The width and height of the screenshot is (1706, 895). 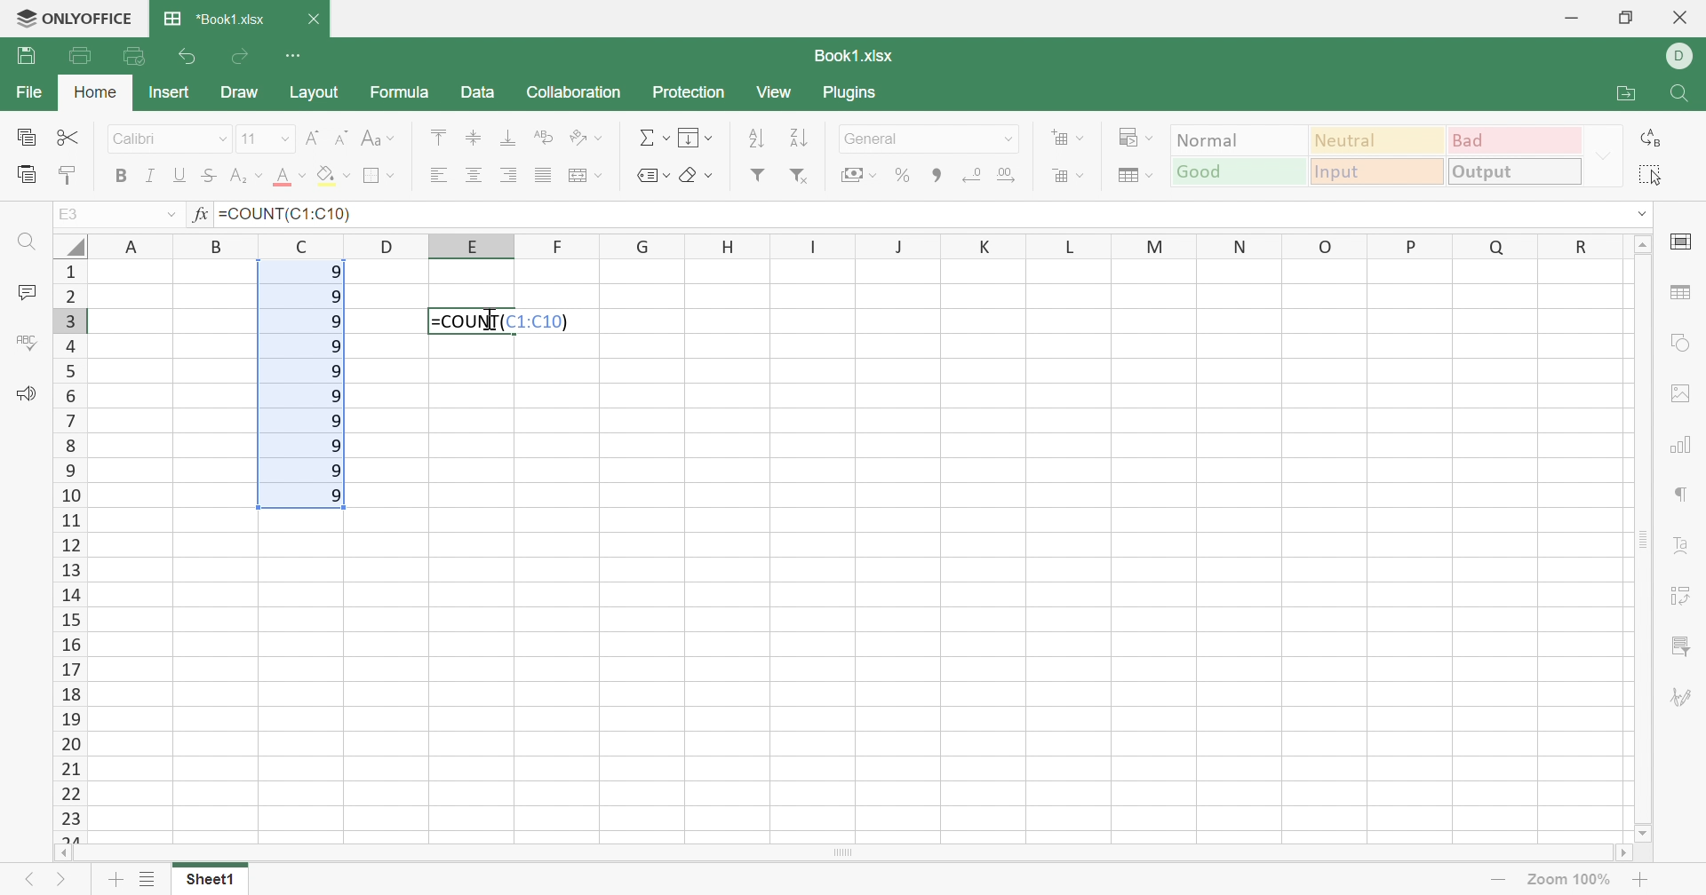 I want to click on Pivot table settings, so click(x=1681, y=598).